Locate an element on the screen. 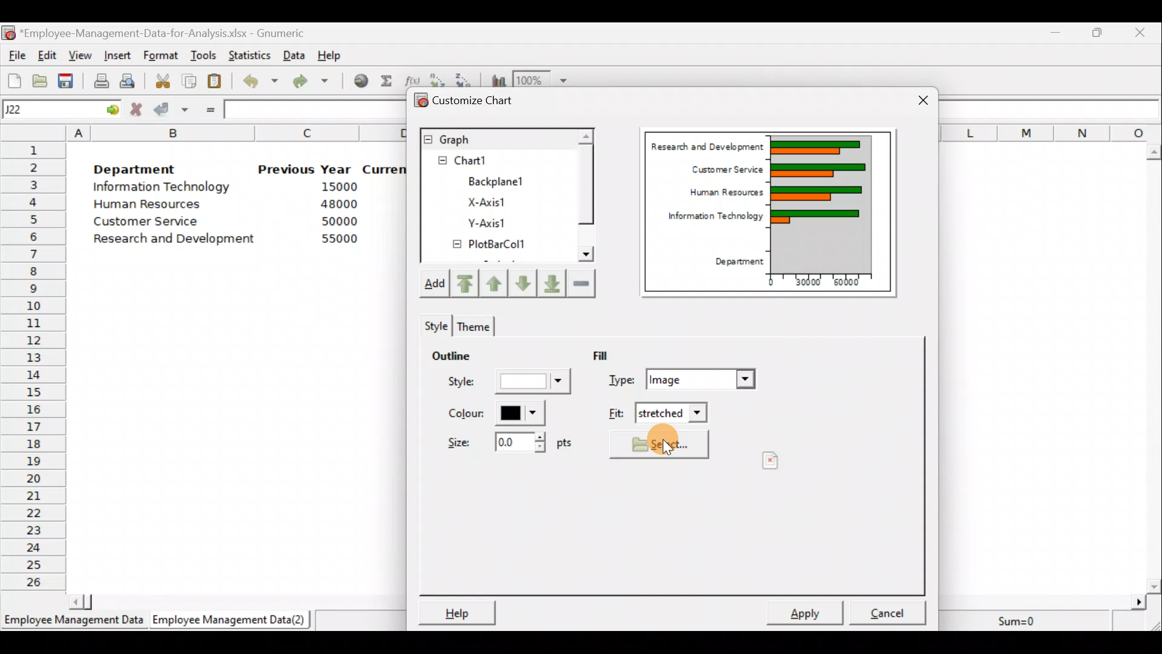 This screenshot has width=1162, height=654. Cell name J22 is located at coordinates (47, 110).